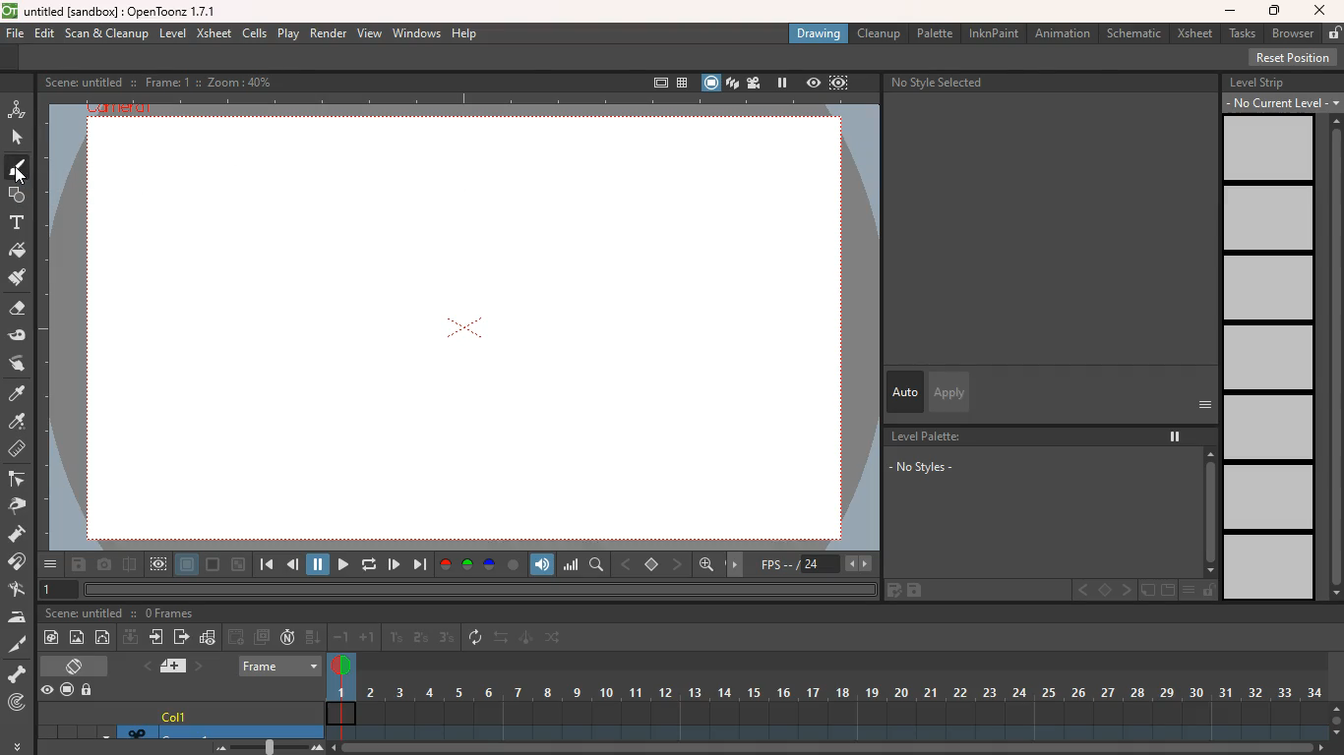  I want to click on screen, so click(709, 82).